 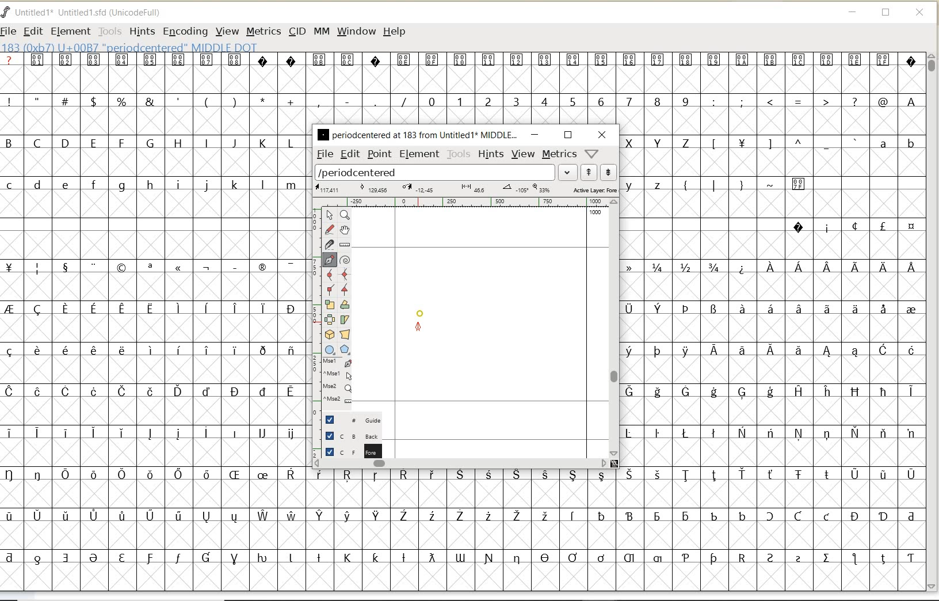 What do you see at coordinates (896, 146) in the screenshot?
I see `lowercase letters` at bounding box center [896, 146].